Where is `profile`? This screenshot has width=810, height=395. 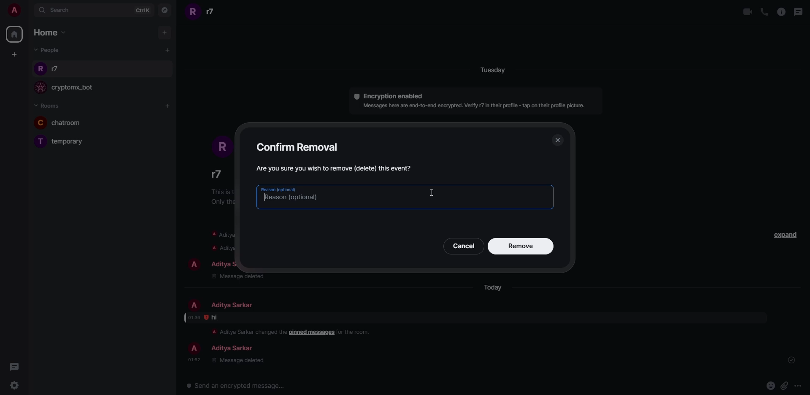 profile is located at coordinates (193, 13).